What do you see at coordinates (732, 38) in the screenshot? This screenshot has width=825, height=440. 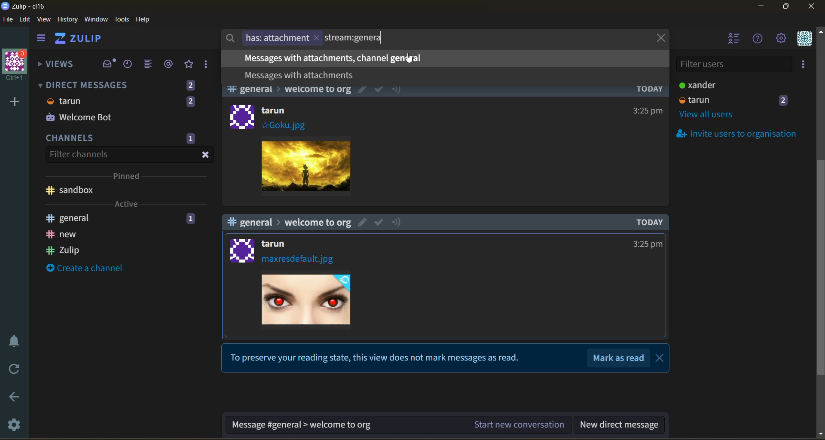 I see `hide users list` at bounding box center [732, 38].